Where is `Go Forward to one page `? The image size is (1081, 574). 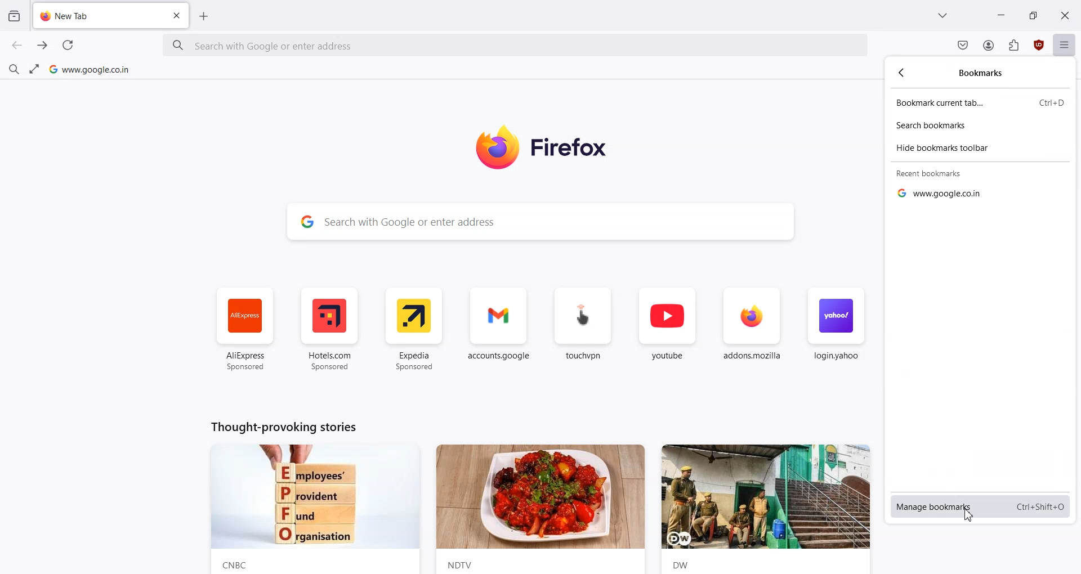 Go Forward to one page  is located at coordinates (43, 46).